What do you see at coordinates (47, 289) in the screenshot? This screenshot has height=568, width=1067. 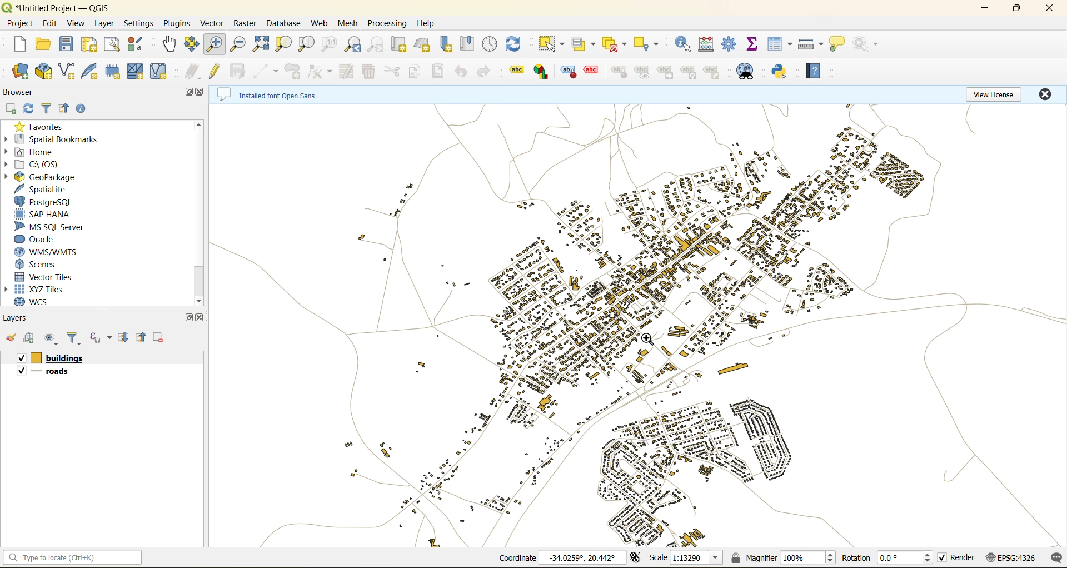 I see `xyz tiles` at bounding box center [47, 289].